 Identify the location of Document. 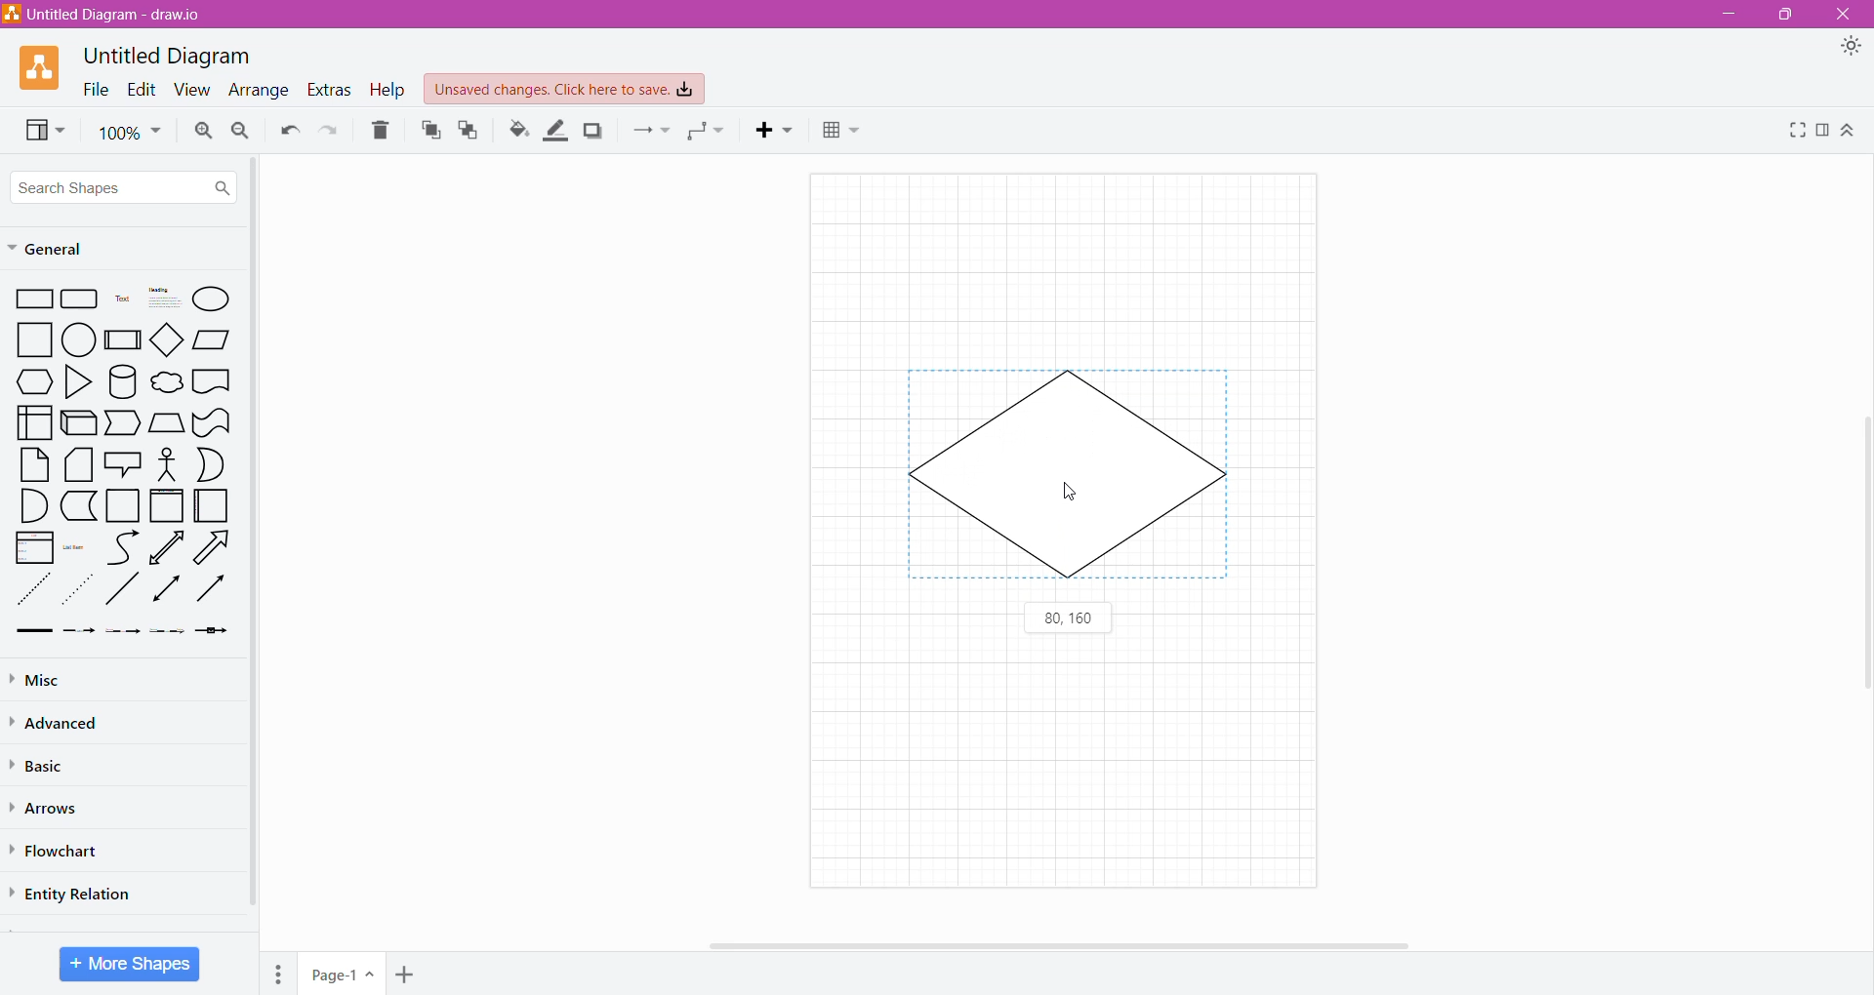
(212, 383).